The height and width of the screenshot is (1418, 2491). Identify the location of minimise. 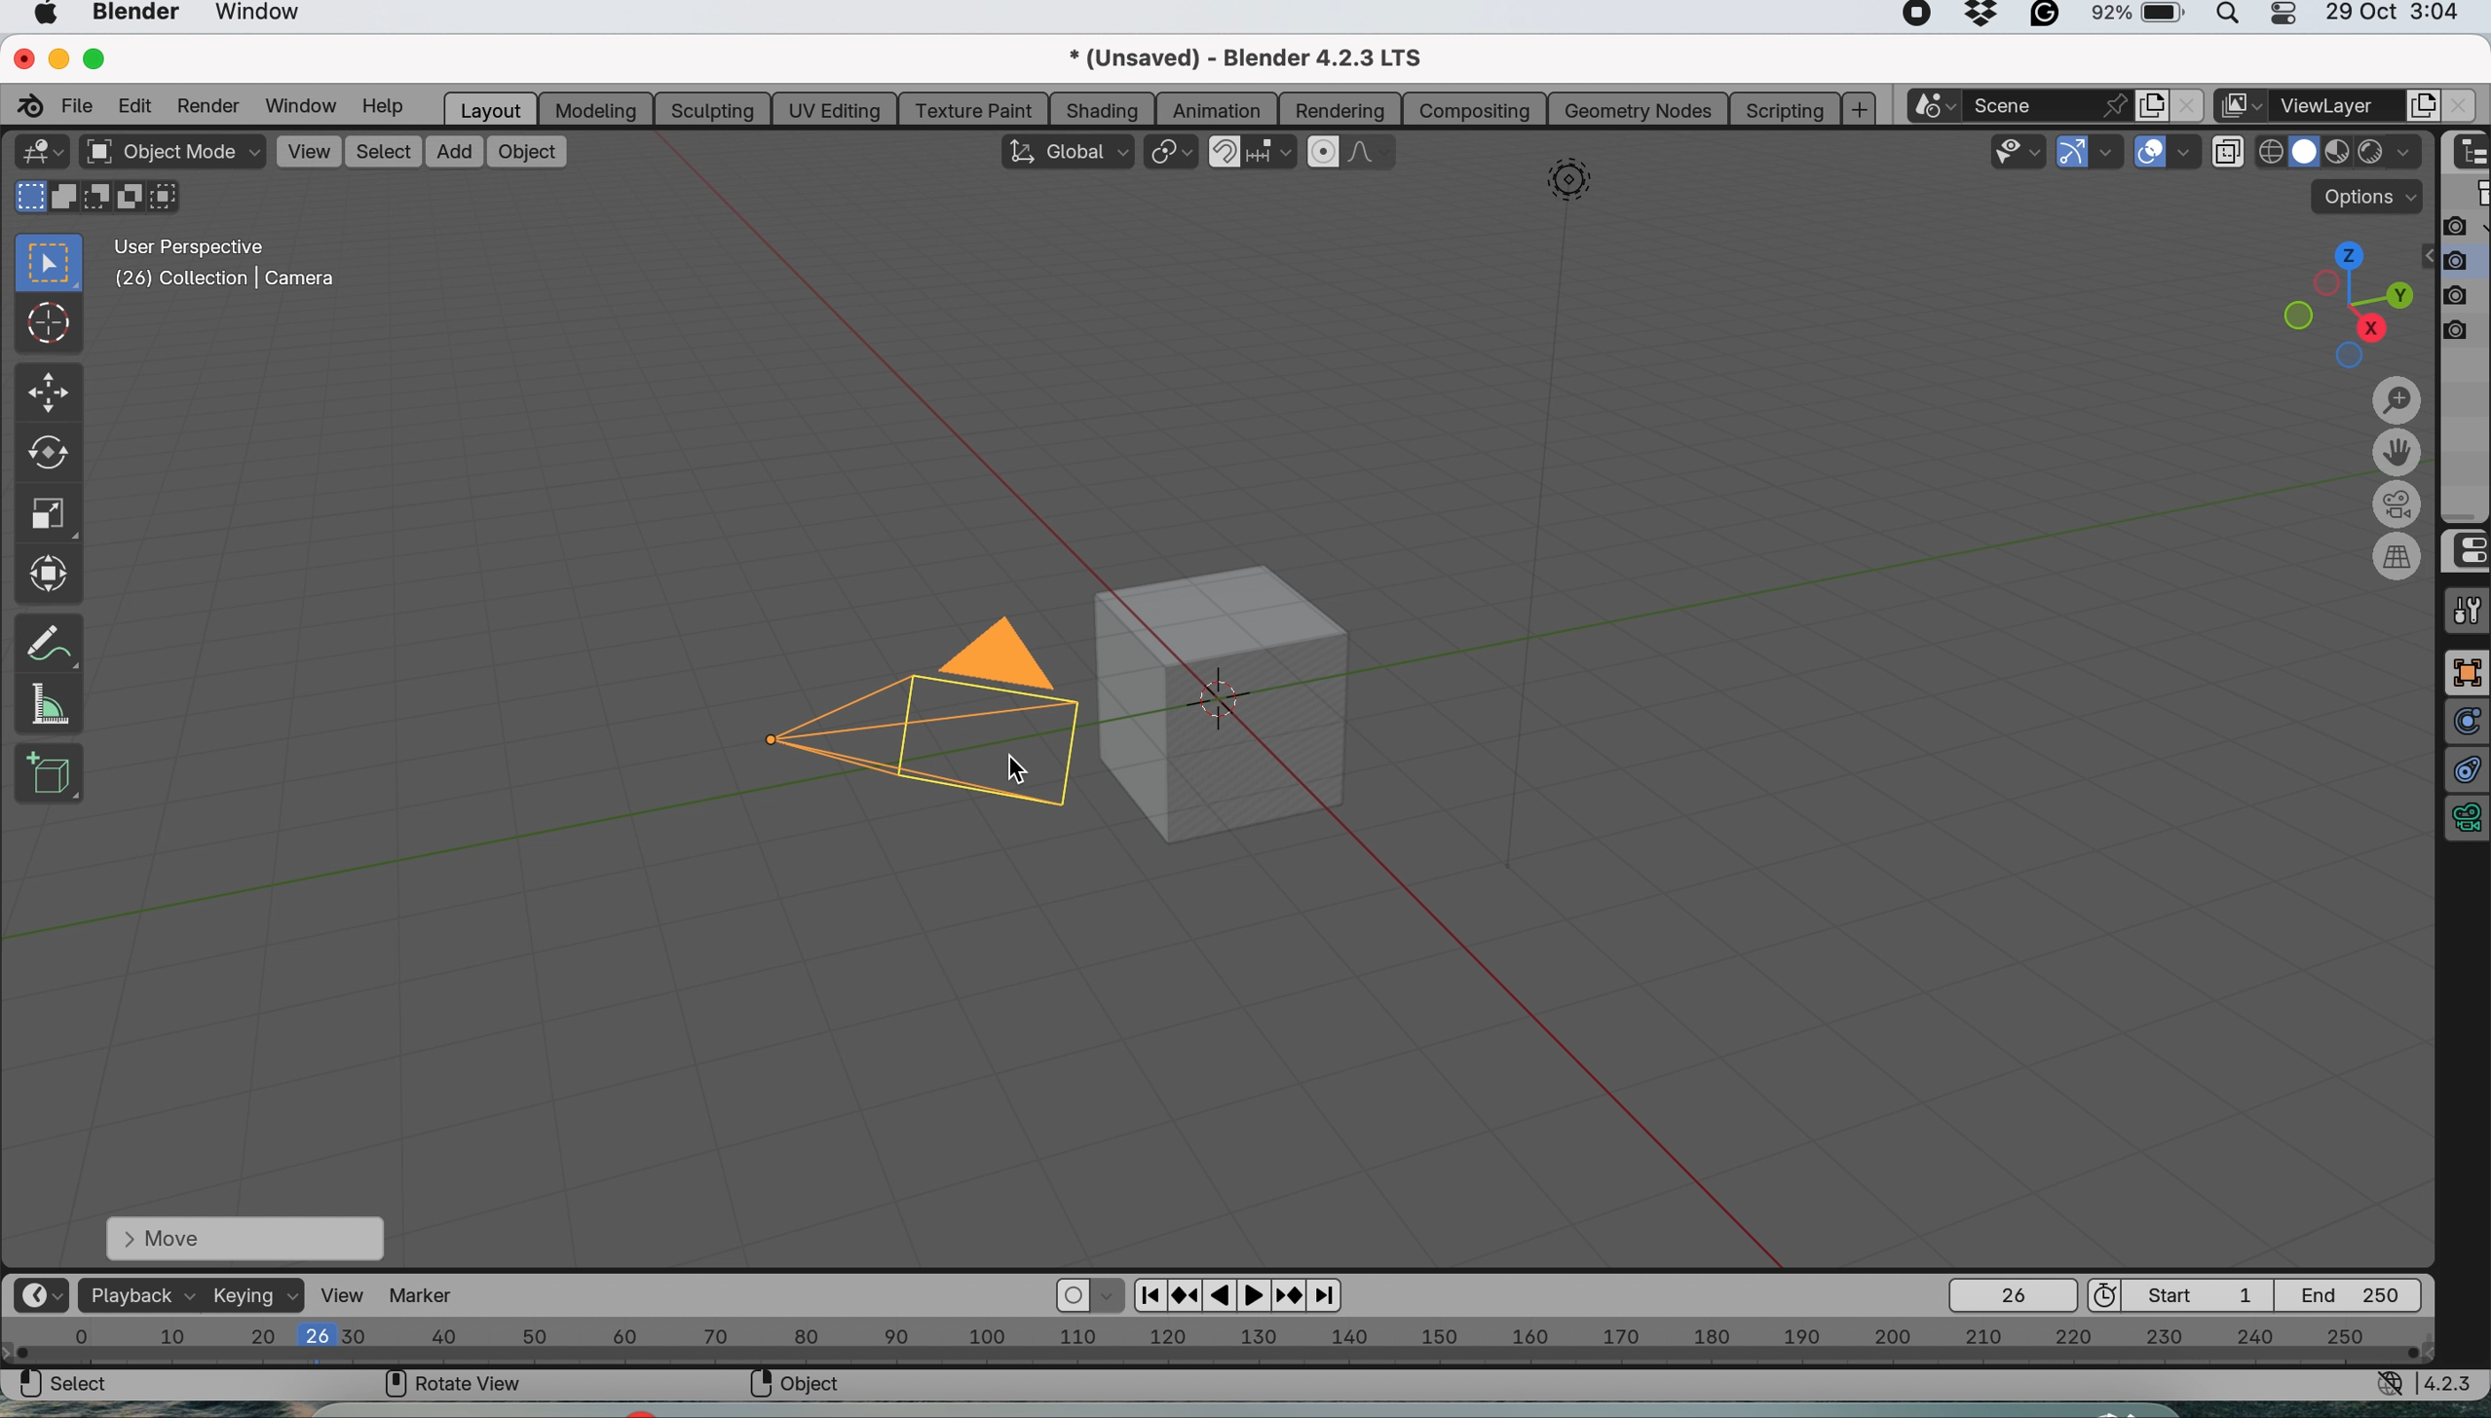
(56, 57).